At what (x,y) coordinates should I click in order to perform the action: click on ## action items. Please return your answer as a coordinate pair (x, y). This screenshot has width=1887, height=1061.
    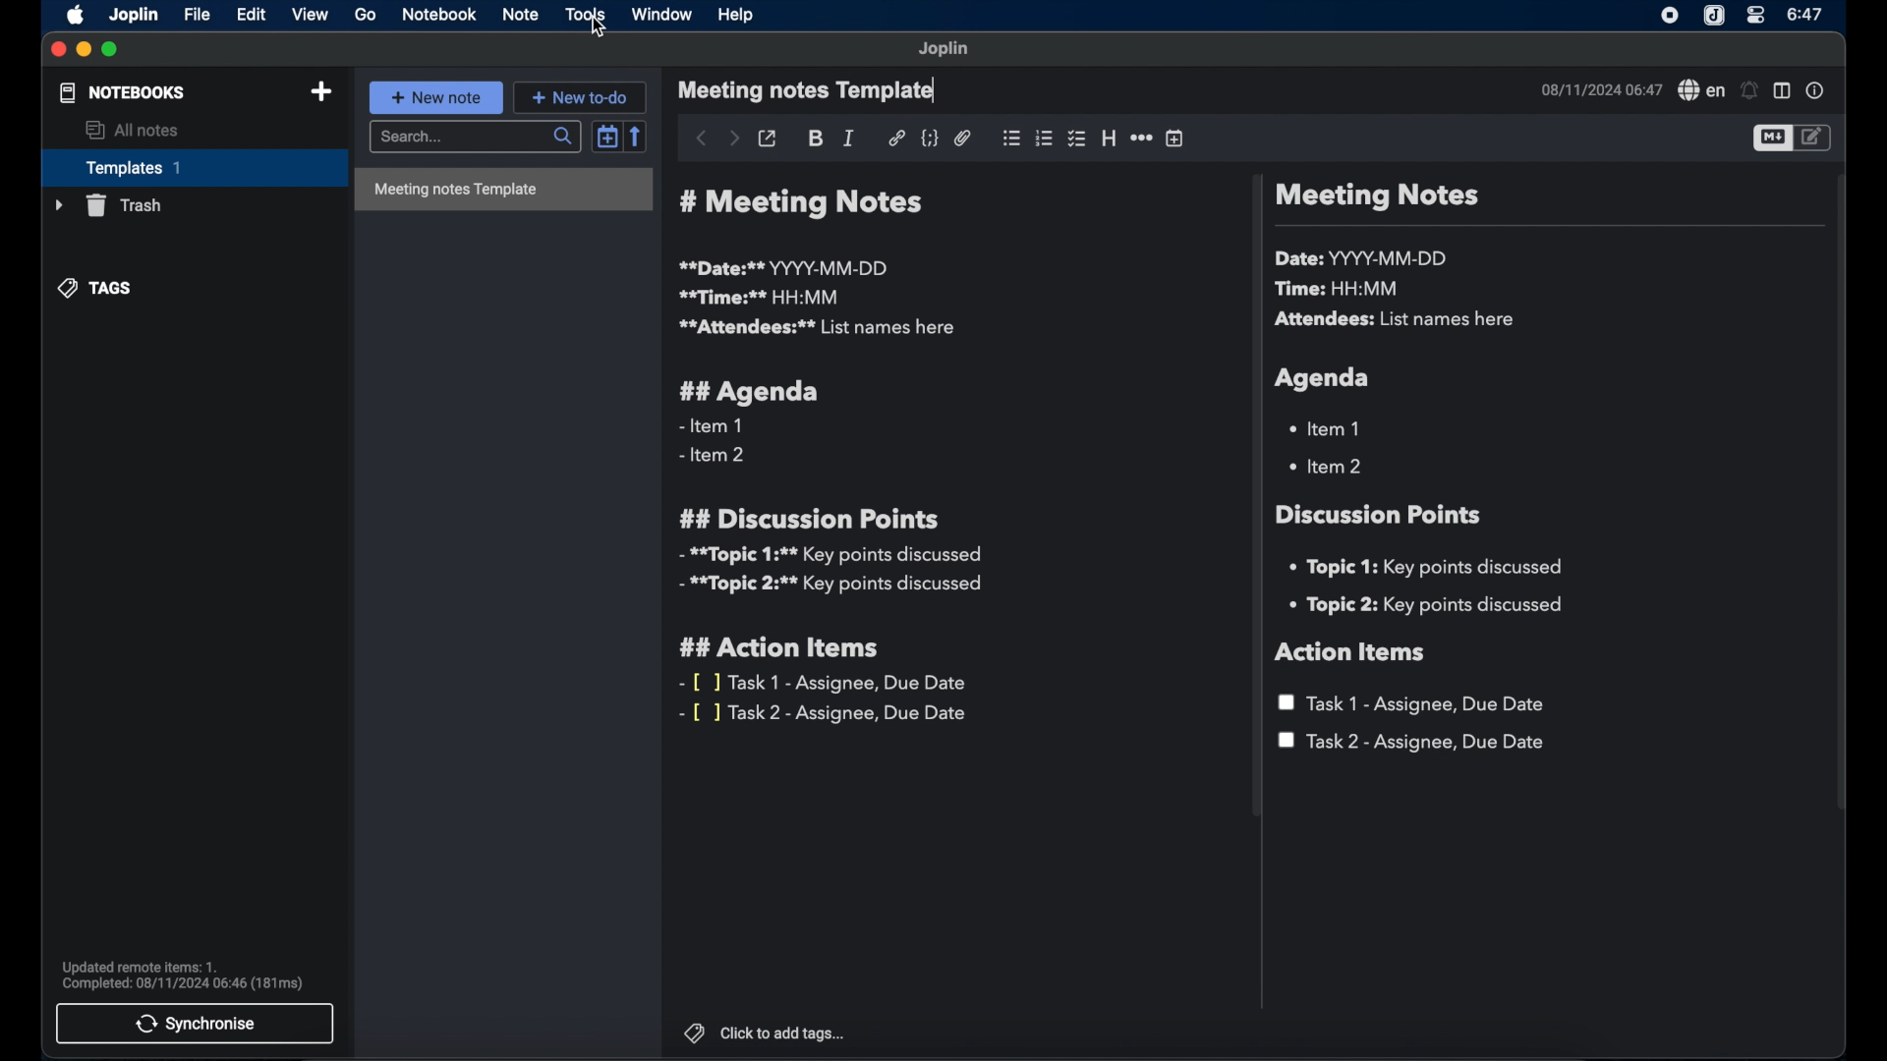
    Looking at the image, I should click on (784, 648).